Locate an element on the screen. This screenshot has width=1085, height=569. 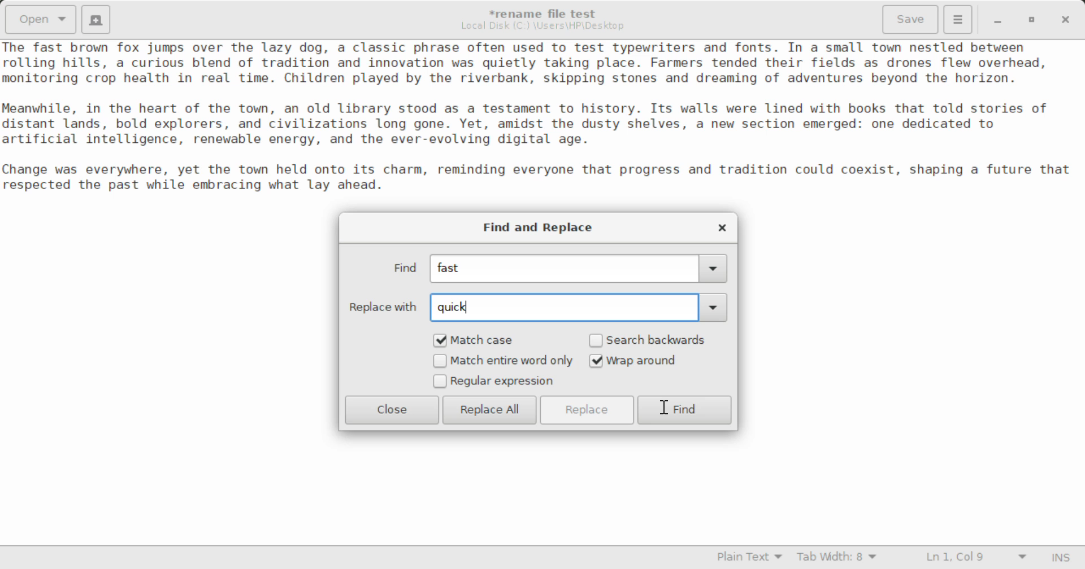
Match entire word only is located at coordinates (502, 362).